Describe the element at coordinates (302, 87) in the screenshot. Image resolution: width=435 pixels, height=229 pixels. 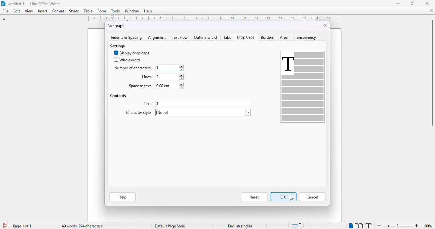
I see `preview of drop cap on first letter of the paragraph` at that location.